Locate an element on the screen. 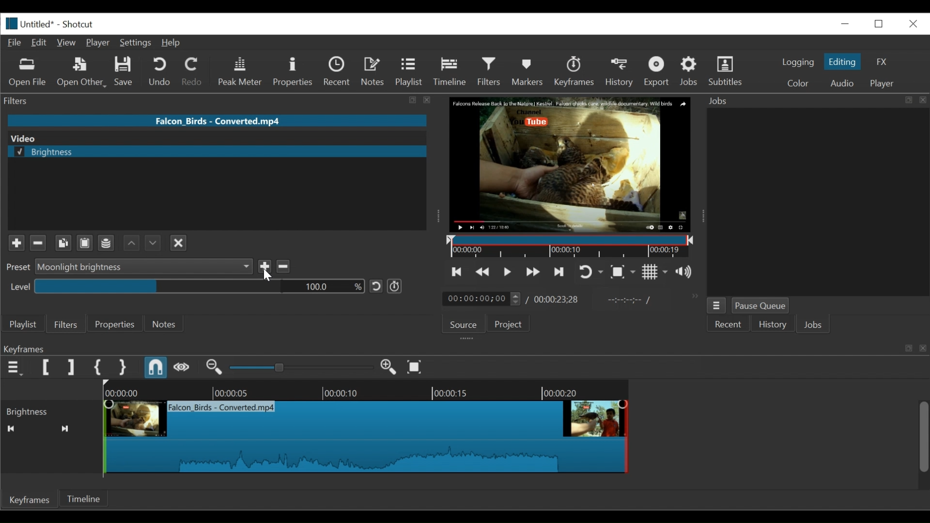  Undo is located at coordinates (161, 72).